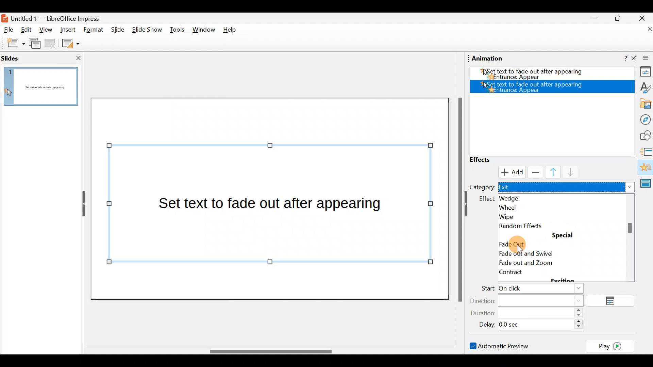  I want to click on Close, so click(642, 18).